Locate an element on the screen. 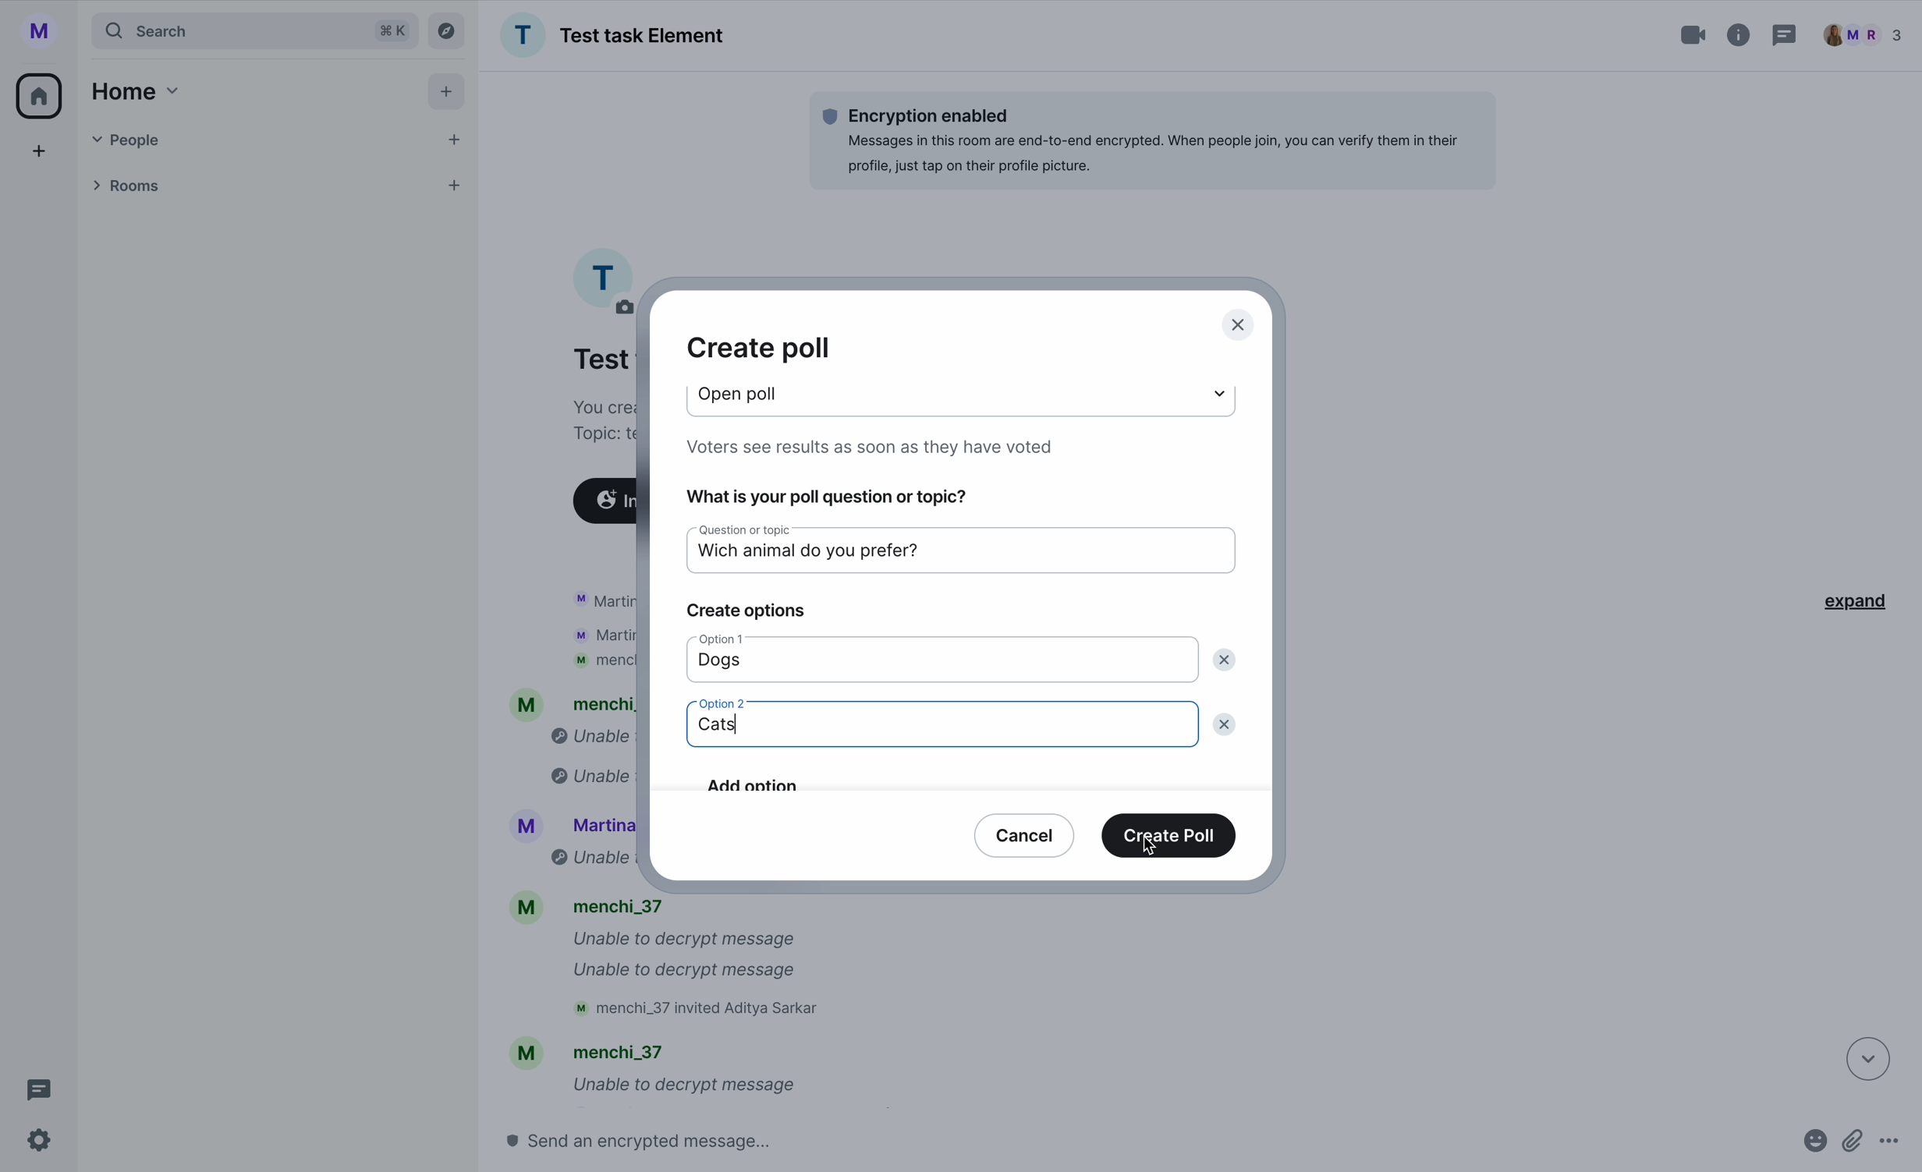 The image size is (1922, 1172). add is located at coordinates (449, 95).